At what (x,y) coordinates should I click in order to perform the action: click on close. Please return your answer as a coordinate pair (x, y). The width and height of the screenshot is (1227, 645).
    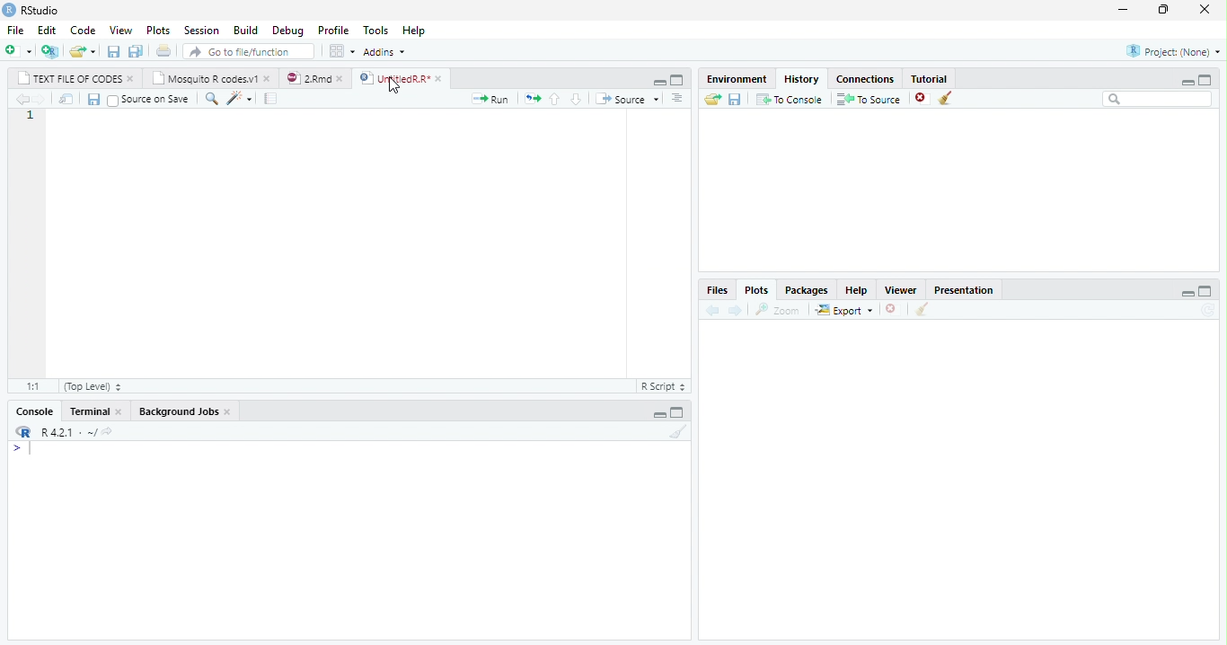
    Looking at the image, I should click on (228, 412).